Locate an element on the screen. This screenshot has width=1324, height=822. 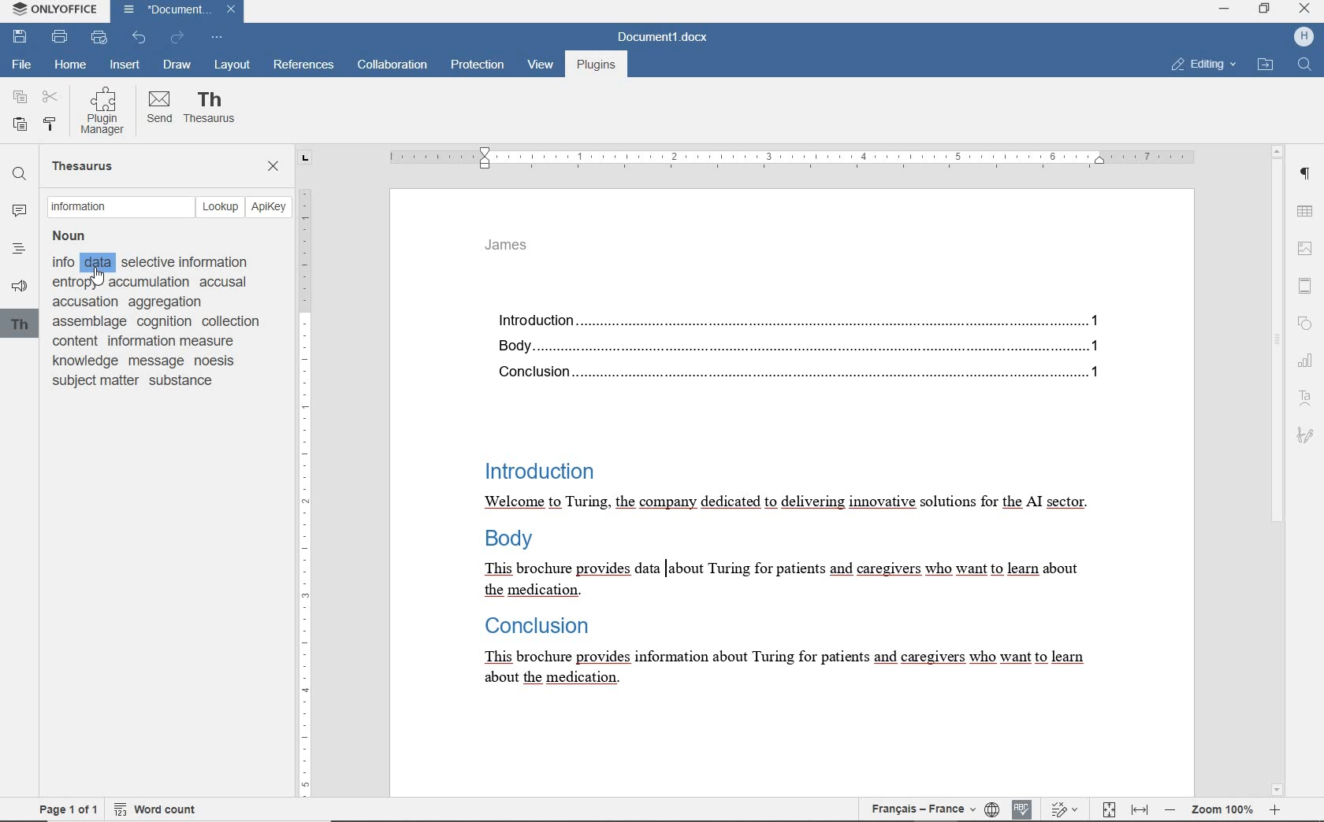
CUT is located at coordinates (51, 98).